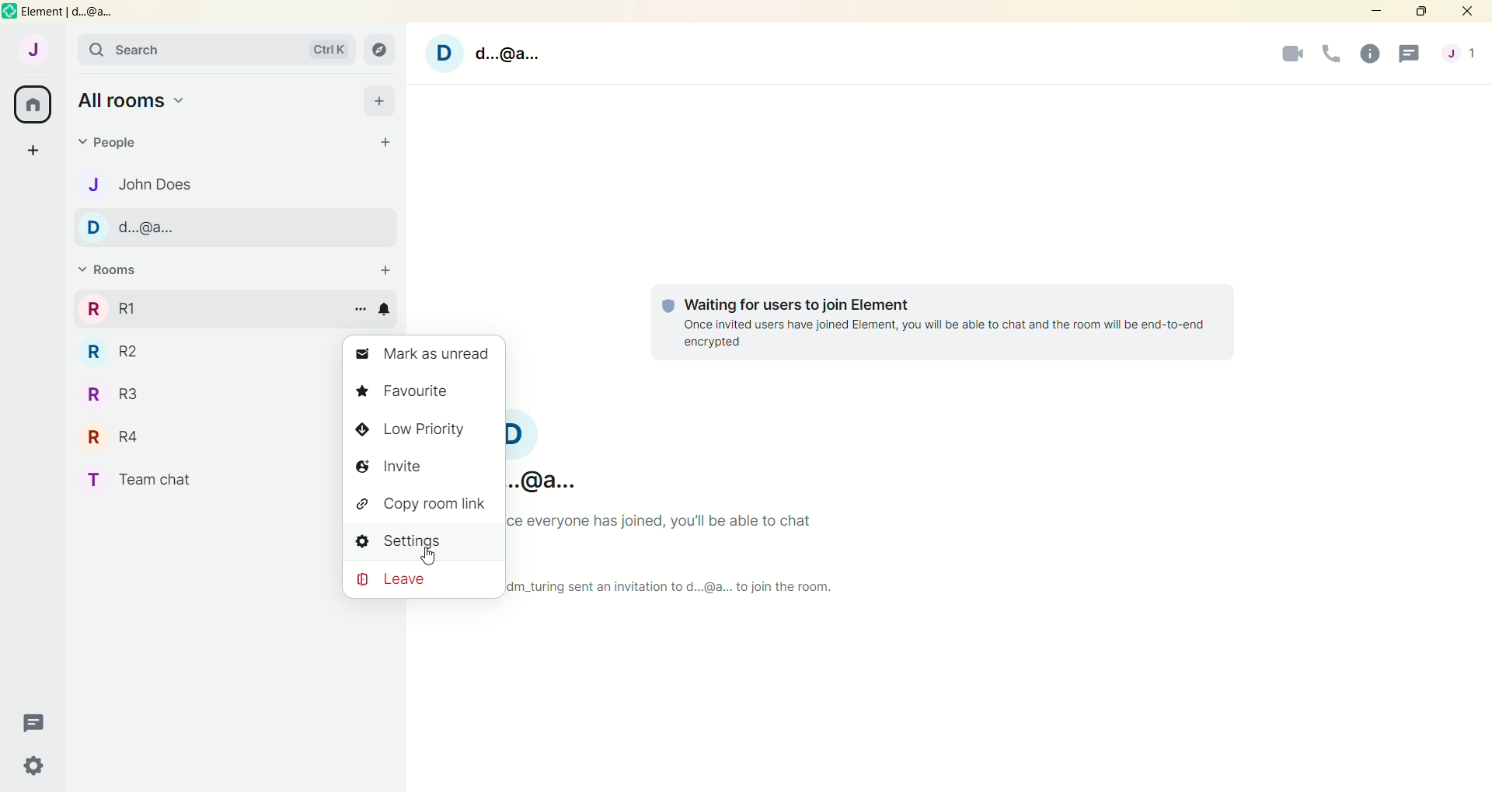 This screenshot has width=1492, height=792. Describe the element at coordinates (486, 53) in the screenshot. I see `D d...@a...` at that location.